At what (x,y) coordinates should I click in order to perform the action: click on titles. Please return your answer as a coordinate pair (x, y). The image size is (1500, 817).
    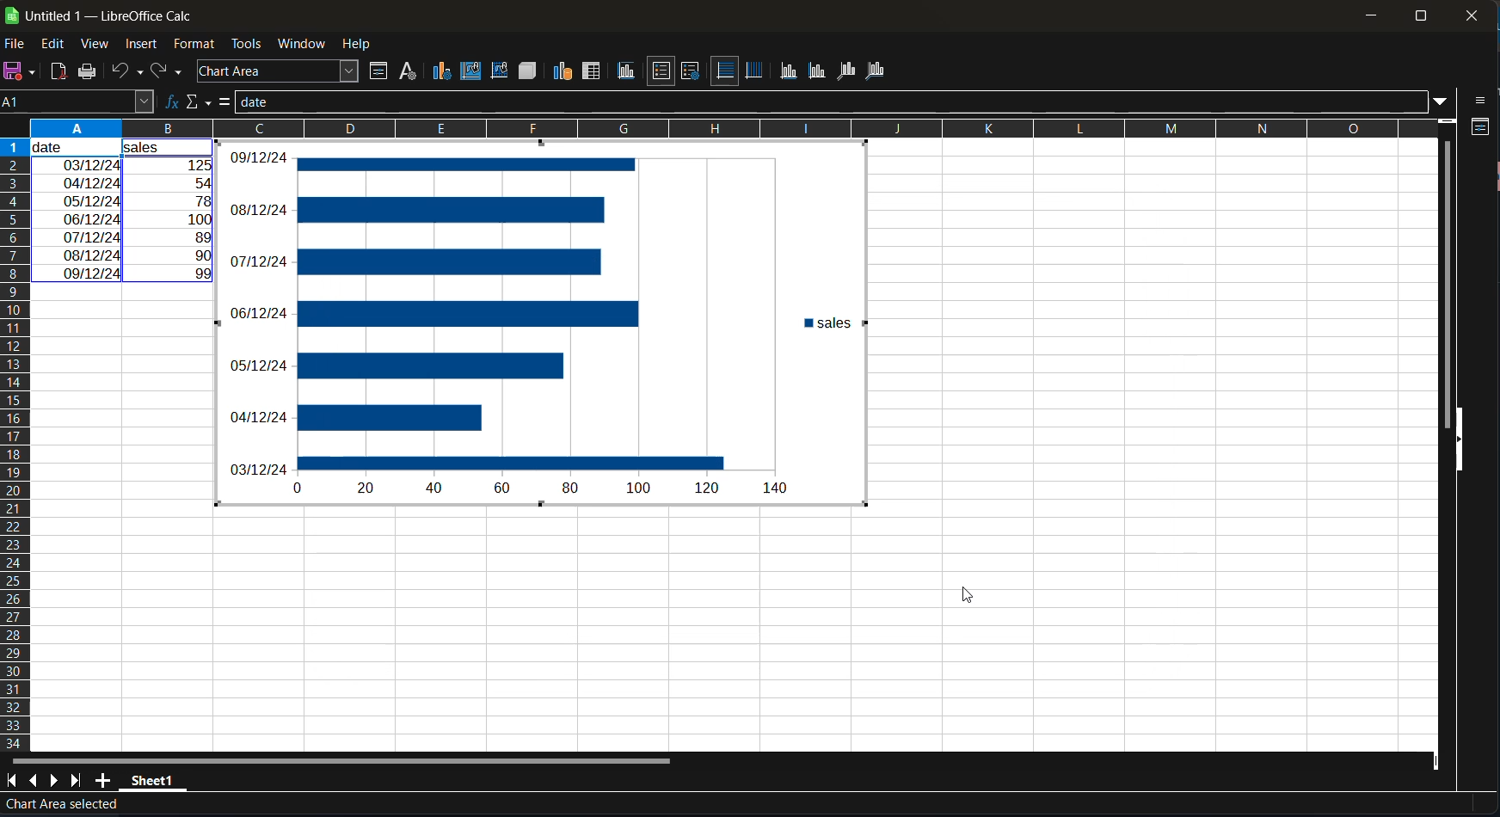
    Looking at the image, I should click on (629, 72).